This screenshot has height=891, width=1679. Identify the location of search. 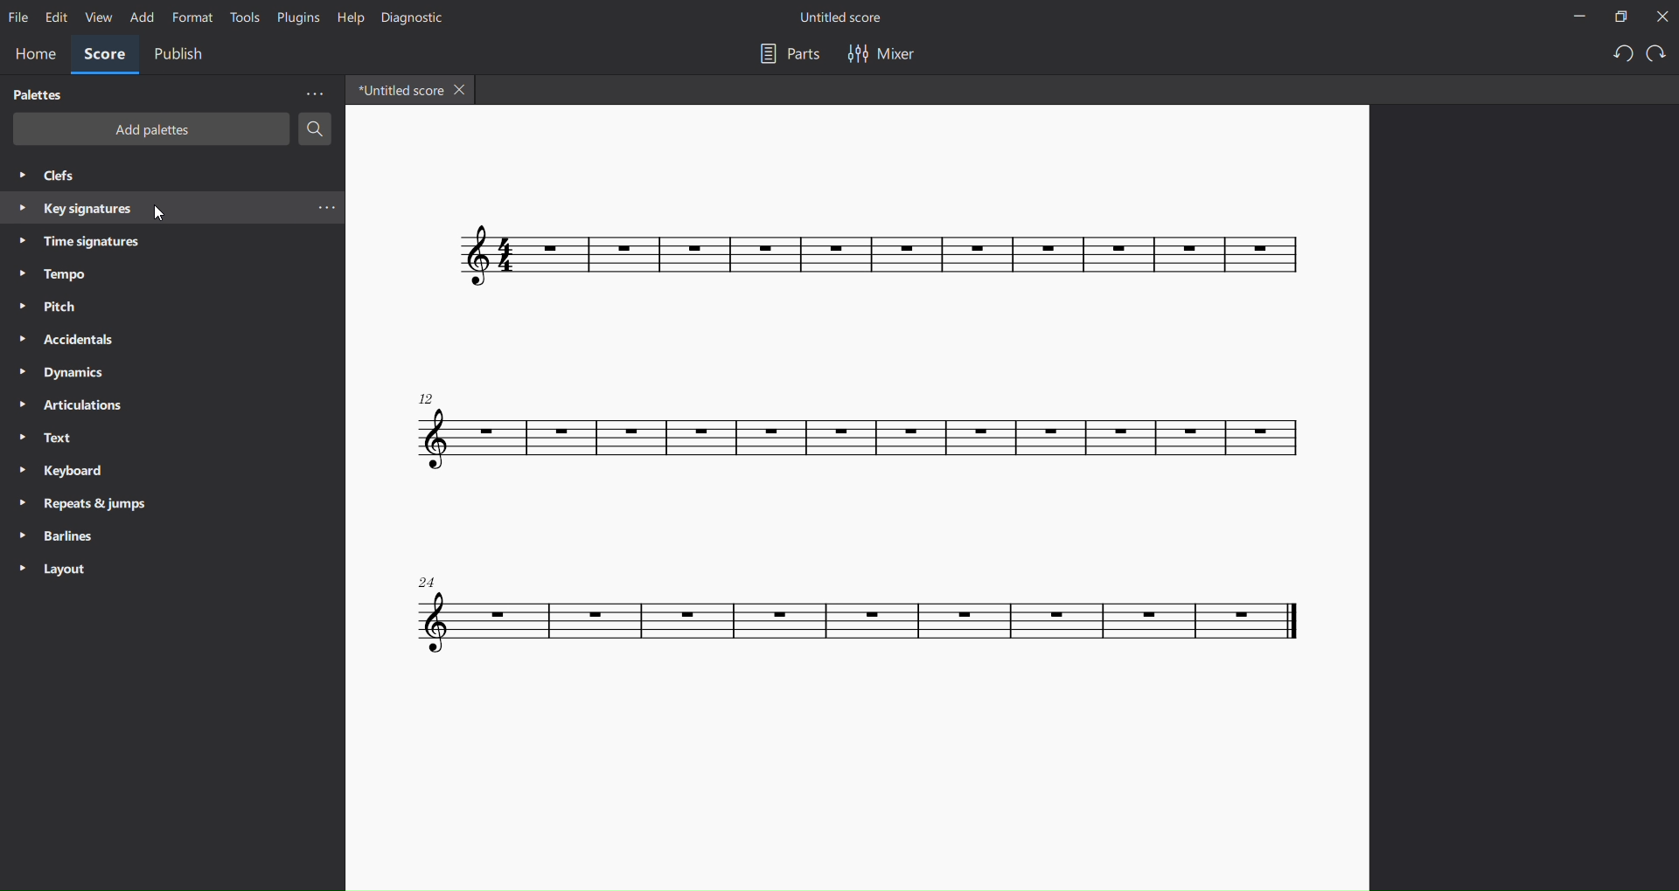
(314, 128).